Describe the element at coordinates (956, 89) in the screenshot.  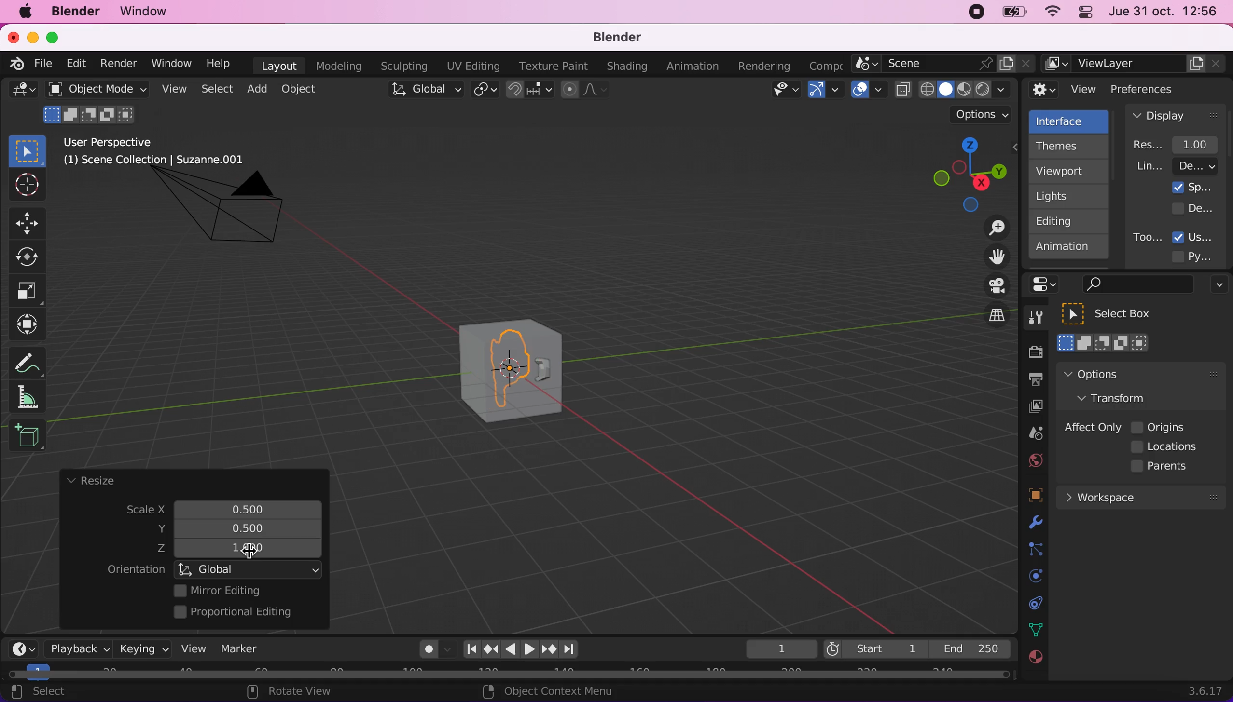
I see `viewport shading` at that location.